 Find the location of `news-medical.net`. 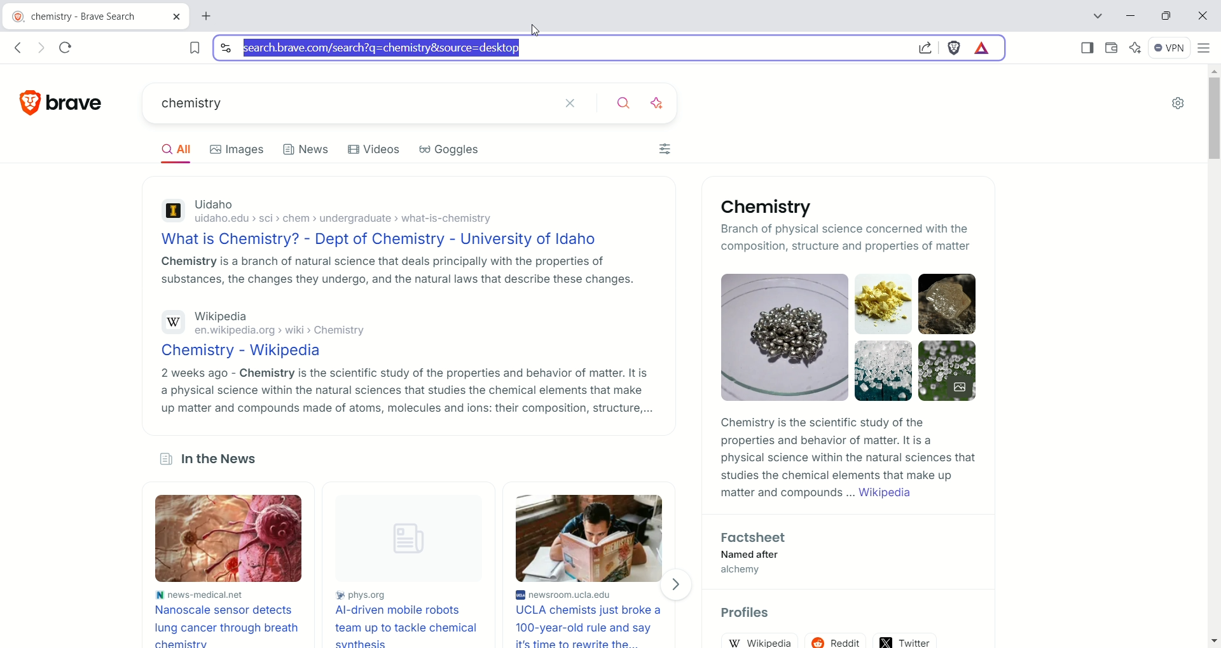

news-medical.net is located at coordinates (200, 594).